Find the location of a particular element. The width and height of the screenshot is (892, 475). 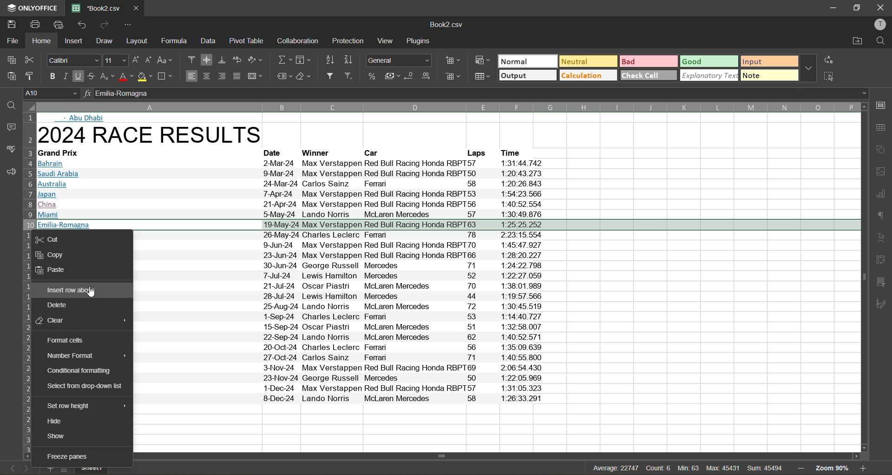

Hungary 21-Jul-24 Oscar Fiastn McLaren Mercedes 710 1:38:01.989 is located at coordinates (339, 286).